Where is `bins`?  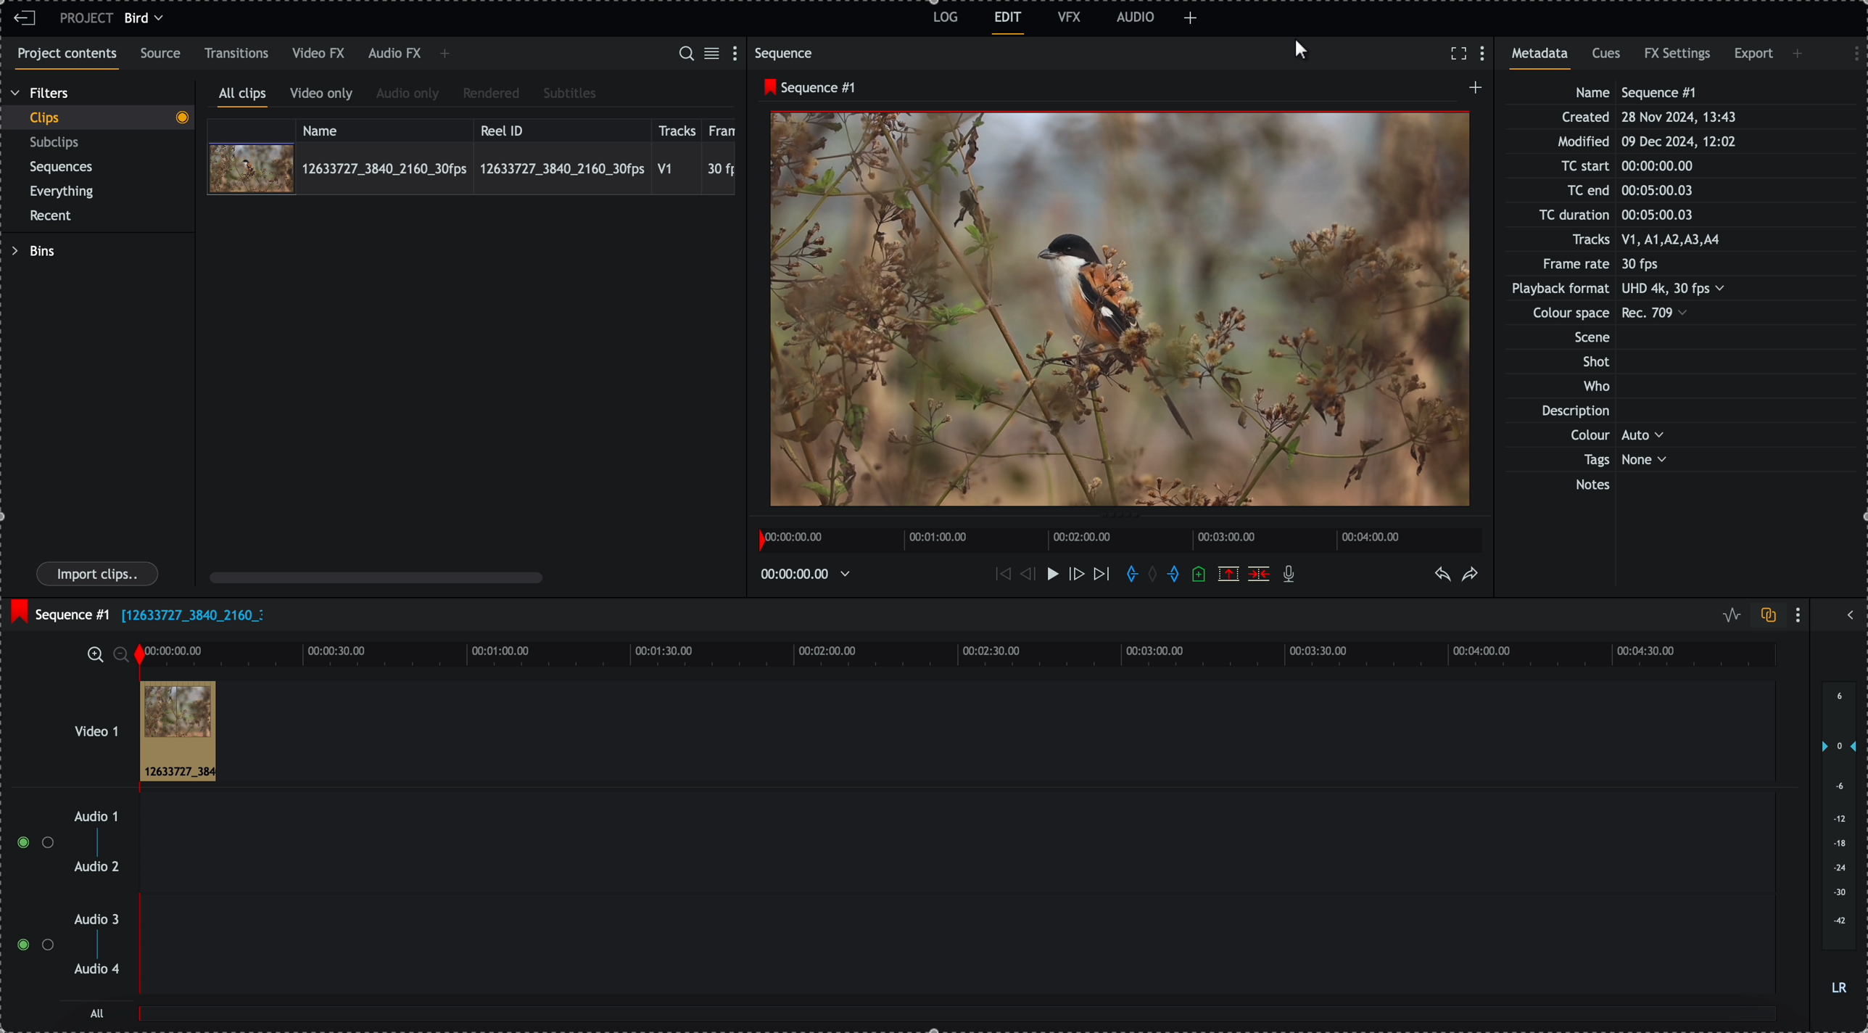 bins is located at coordinates (33, 251).